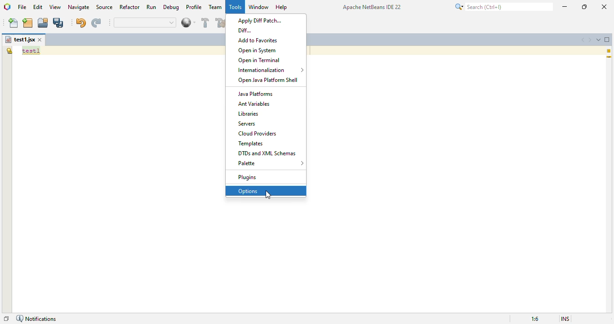 Image resolution: width=614 pixels, height=324 pixels. Describe the element at coordinates (79, 7) in the screenshot. I see `navigate` at that location.